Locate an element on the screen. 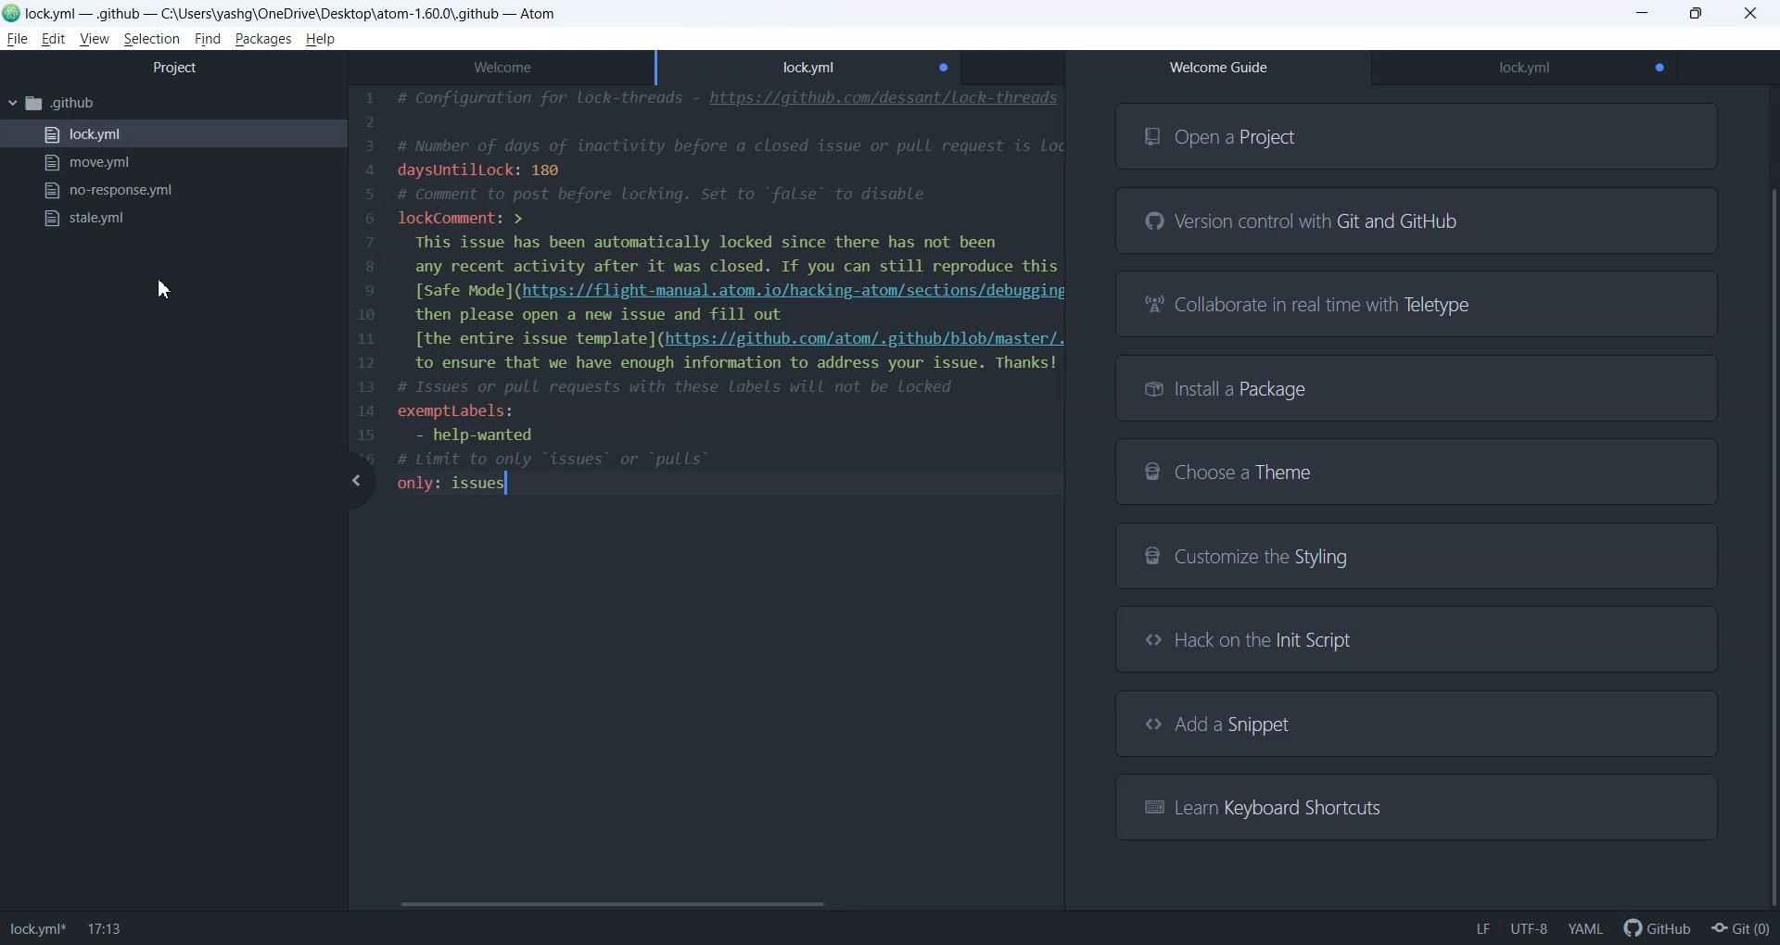 This screenshot has width=1780, height=945. View is located at coordinates (94, 38).